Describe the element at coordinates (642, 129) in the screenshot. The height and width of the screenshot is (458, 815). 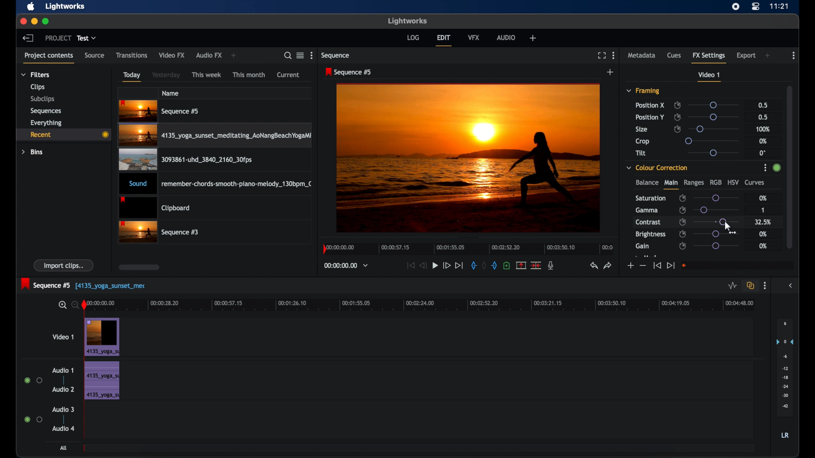
I see `size` at that location.